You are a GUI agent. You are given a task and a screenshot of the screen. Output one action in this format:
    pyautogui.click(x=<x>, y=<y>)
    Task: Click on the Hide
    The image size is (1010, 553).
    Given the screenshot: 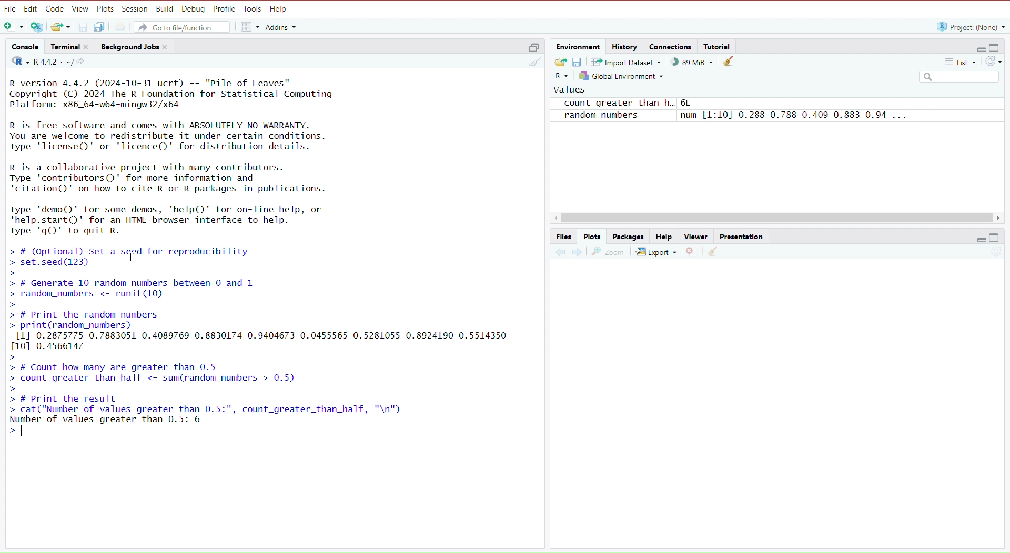 What is the action you would take?
    pyautogui.click(x=981, y=48)
    